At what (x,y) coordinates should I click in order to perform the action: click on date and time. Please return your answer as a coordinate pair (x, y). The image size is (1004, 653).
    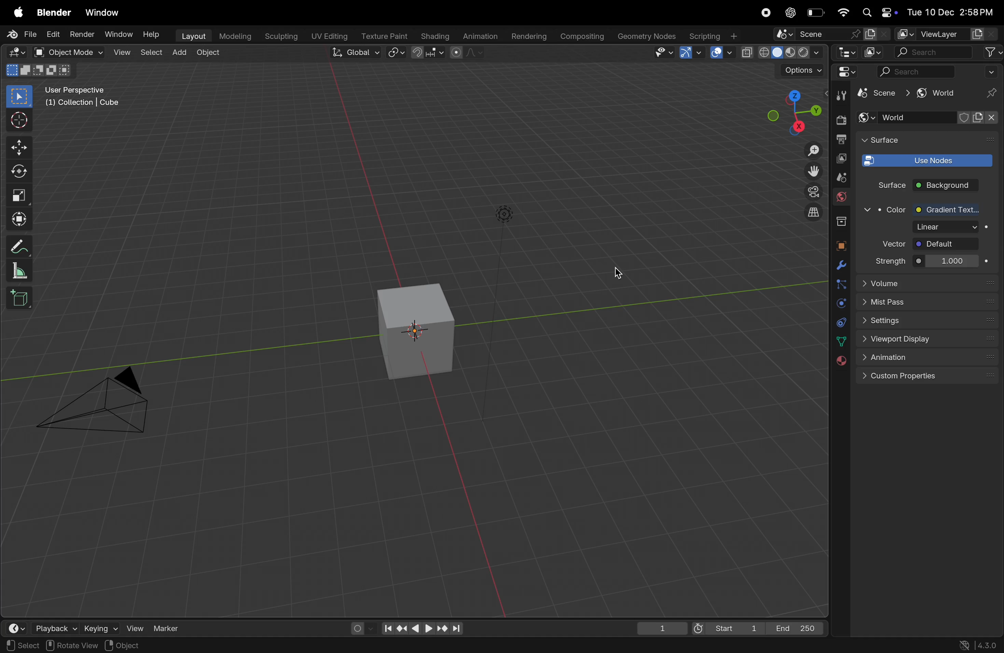
    Looking at the image, I should click on (953, 12).